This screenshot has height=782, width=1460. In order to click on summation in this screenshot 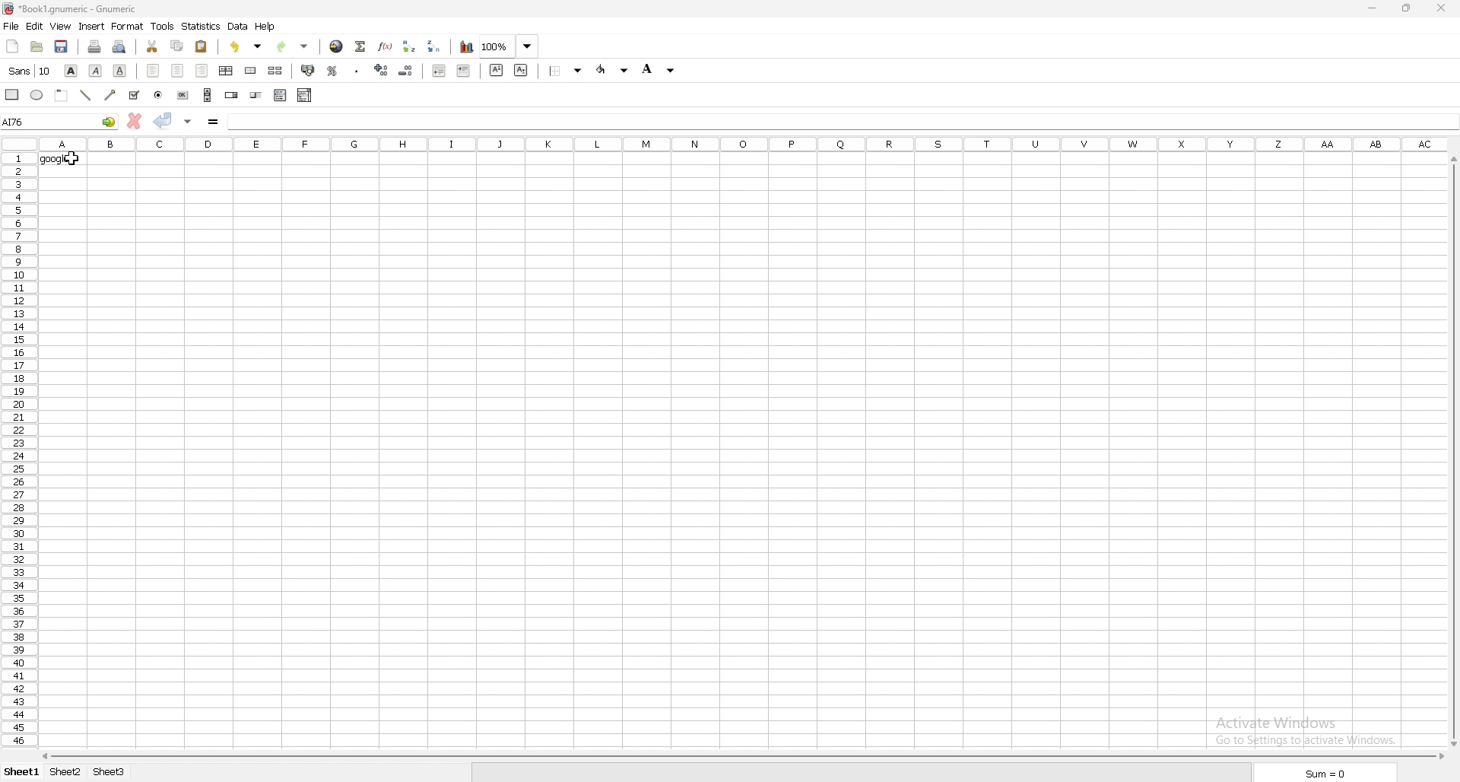, I will do `click(360, 47)`.